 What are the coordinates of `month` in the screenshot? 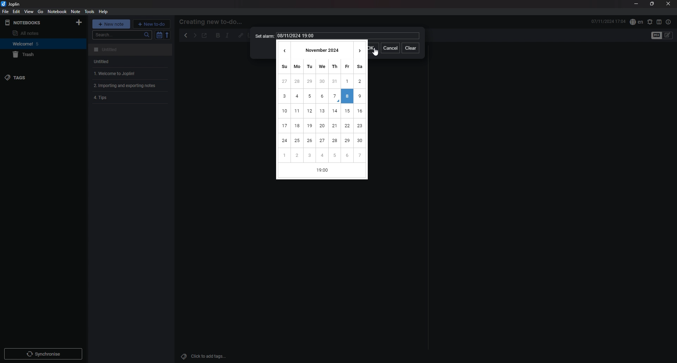 It's located at (322, 49).